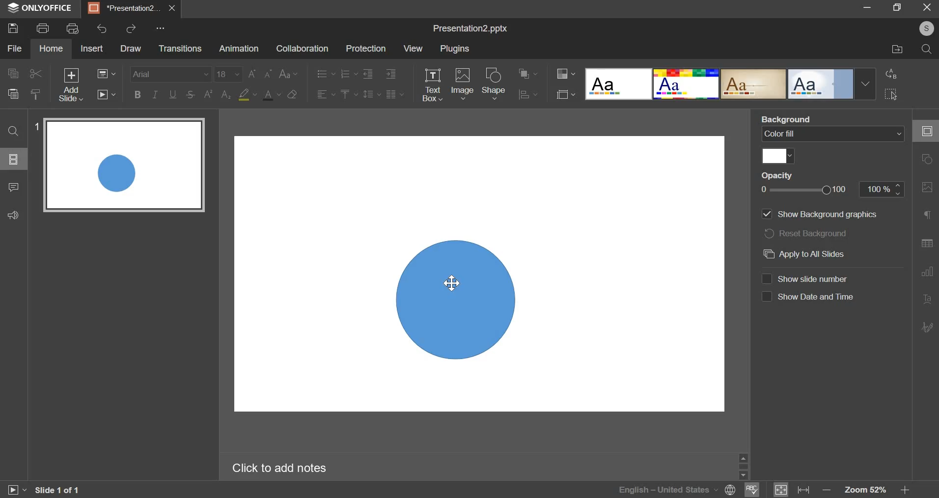 The width and height of the screenshot is (939, 498). What do you see at coordinates (137, 94) in the screenshot?
I see `bold` at bounding box center [137, 94].